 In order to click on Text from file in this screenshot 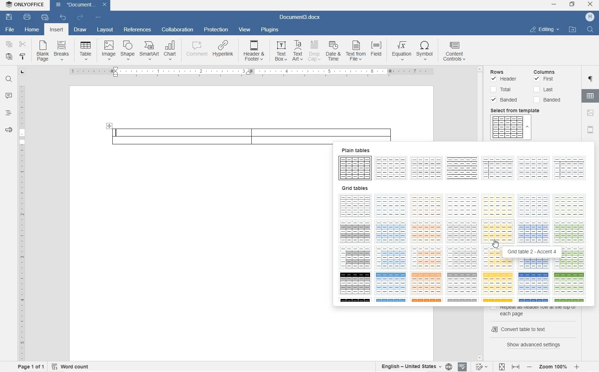, I will do `click(356, 52)`.